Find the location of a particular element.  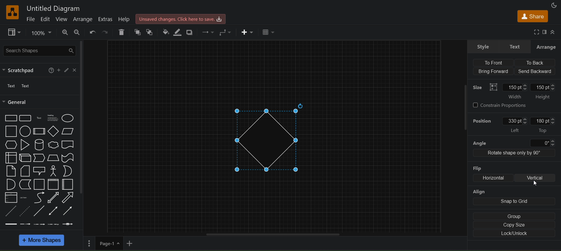

help is located at coordinates (125, 18).